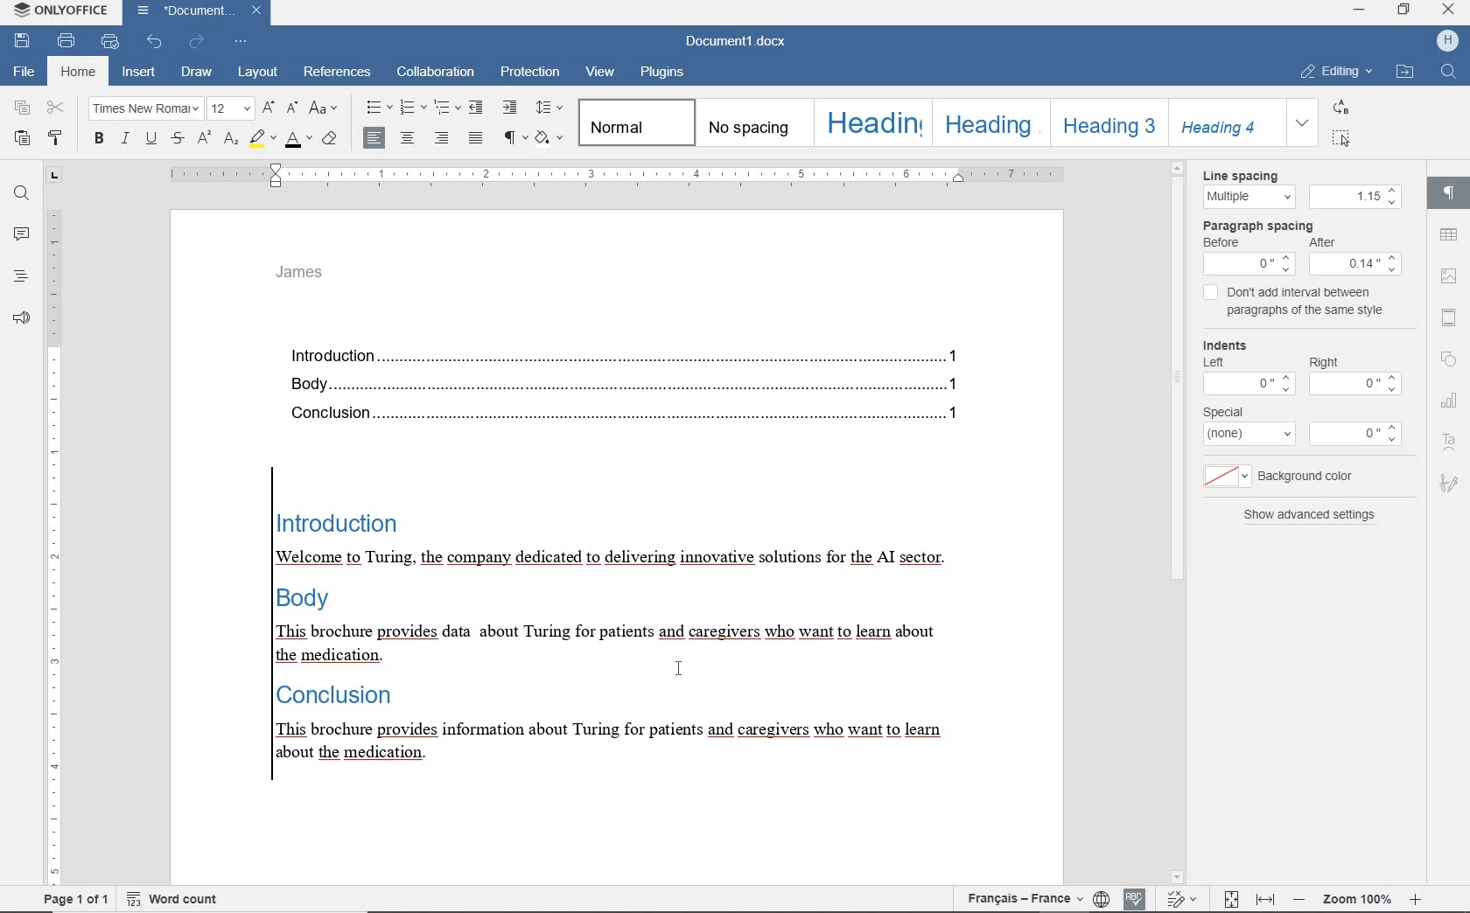 Image resolution: width=1470 pixels, height=913 pixels. What do you see at coordinates (549, 108) in the screenshot?
I see `paragraph line spacing` at bounding box center [549, 108].